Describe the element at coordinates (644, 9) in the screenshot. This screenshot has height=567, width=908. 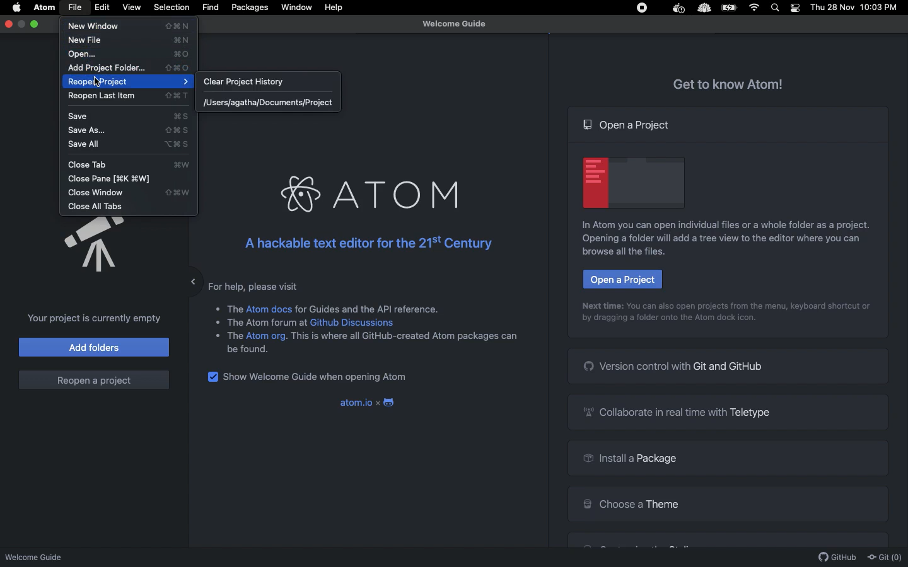
I see `stops` at that location.